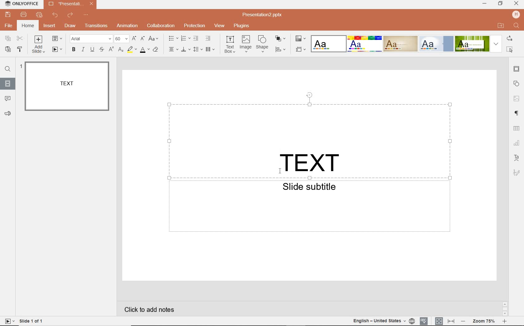 The image size is (524, 326). Describe the element at coordinates (92, 38) in the screenshot. I see `FONT` at that location.